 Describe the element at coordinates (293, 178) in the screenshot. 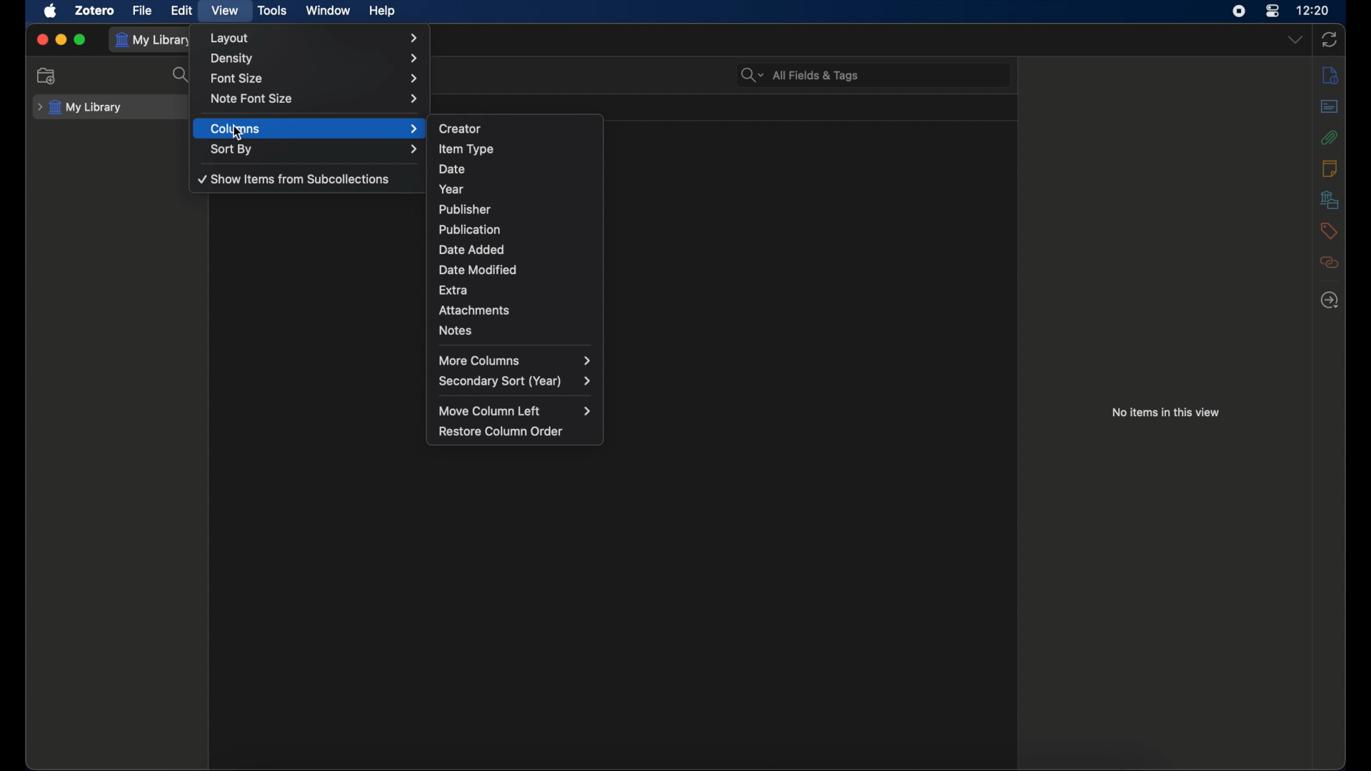

I see `show items from subcollections` at that location.